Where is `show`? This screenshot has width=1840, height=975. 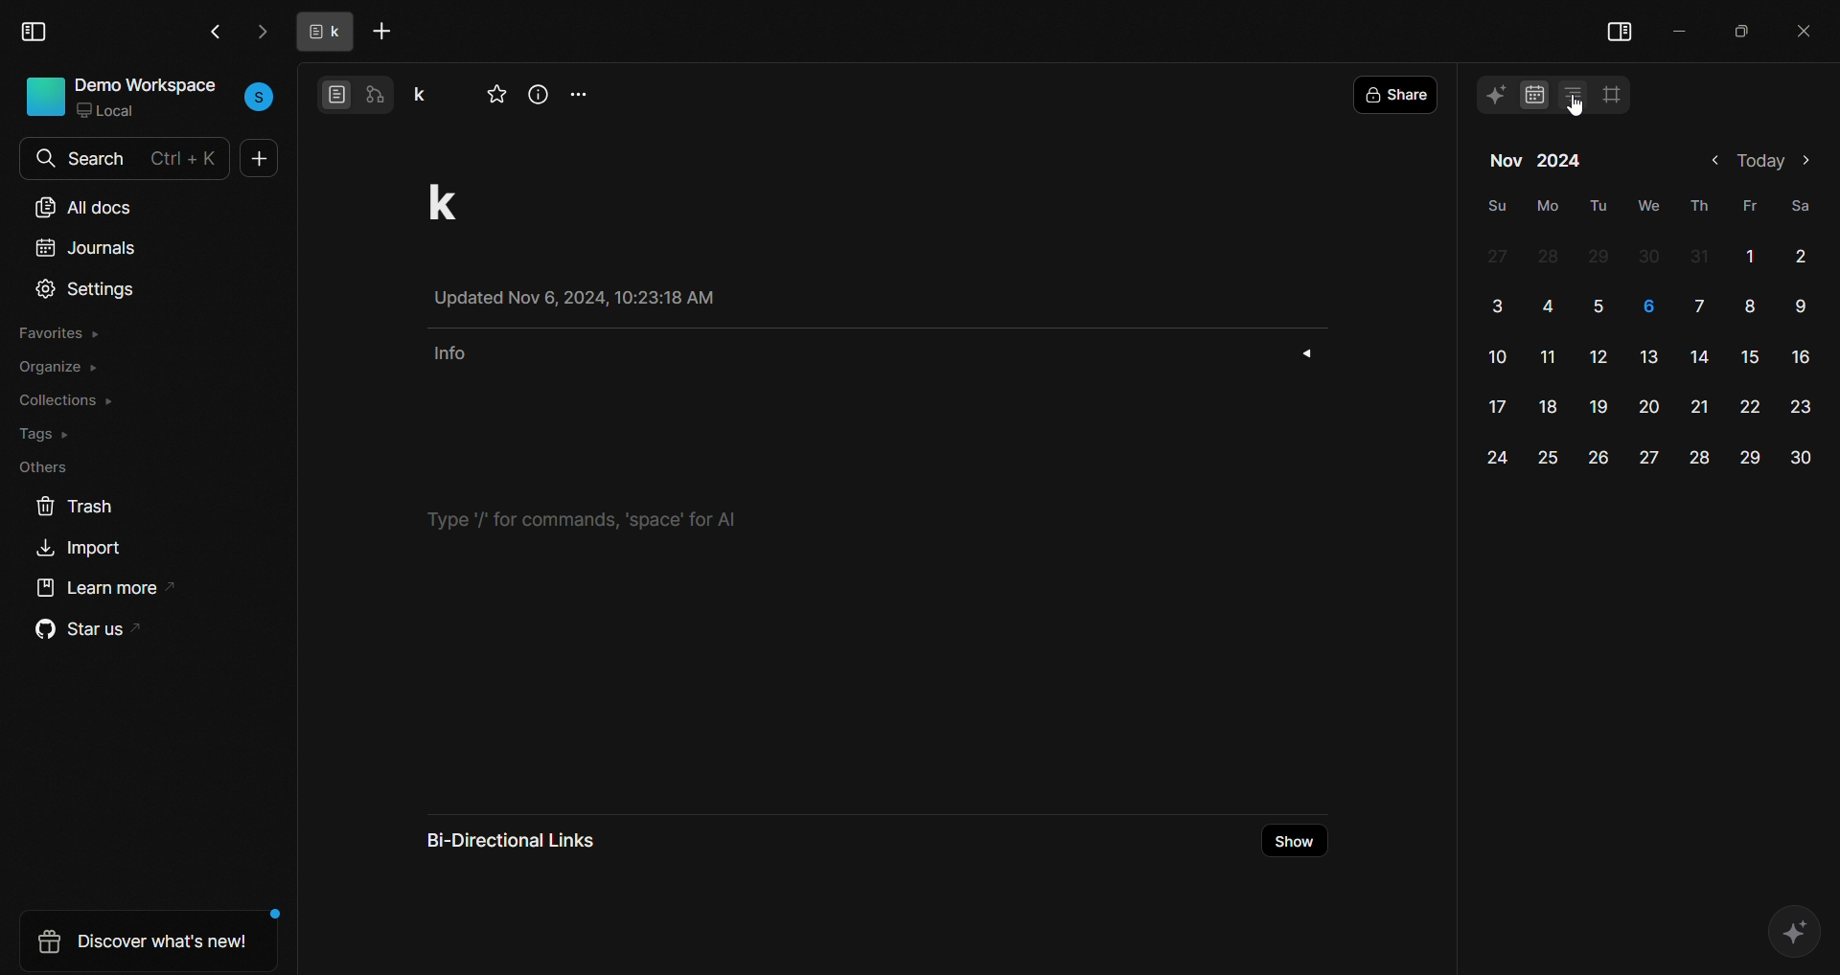 show is located at coordinates (1296, 841).